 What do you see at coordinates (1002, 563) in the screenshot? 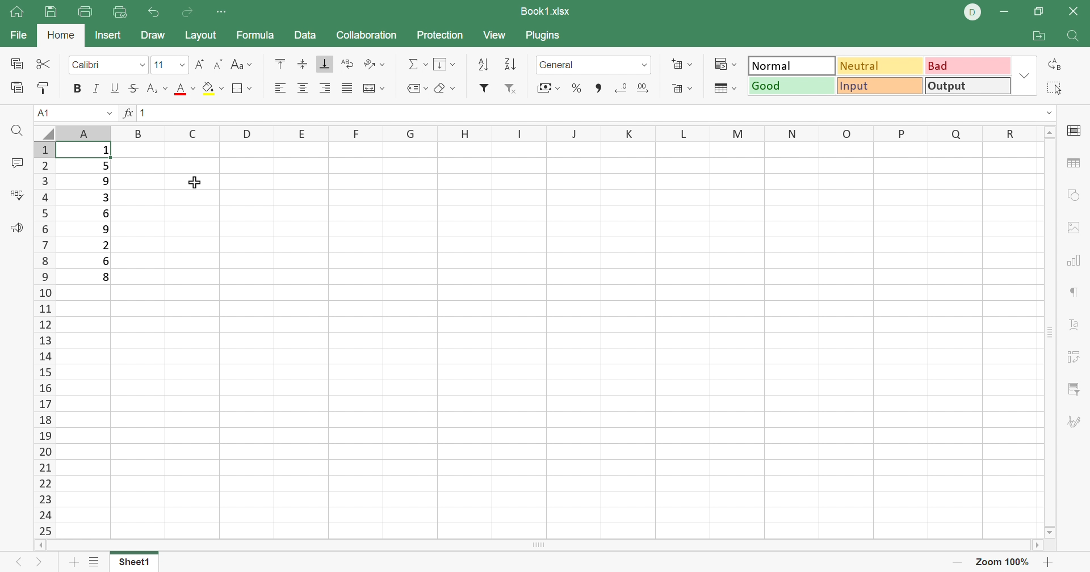
I see `Zoom out 100%` at bounding box center [1002, 563].